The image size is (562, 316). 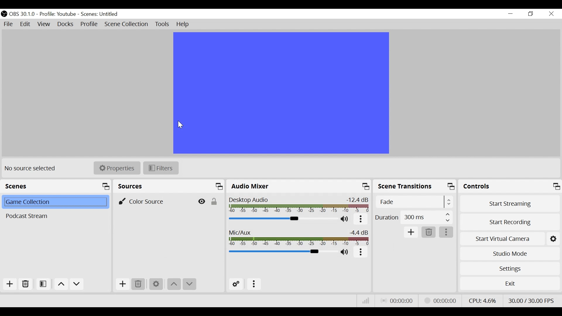 I want to click on (un)mute, so click(x=345, y=219).